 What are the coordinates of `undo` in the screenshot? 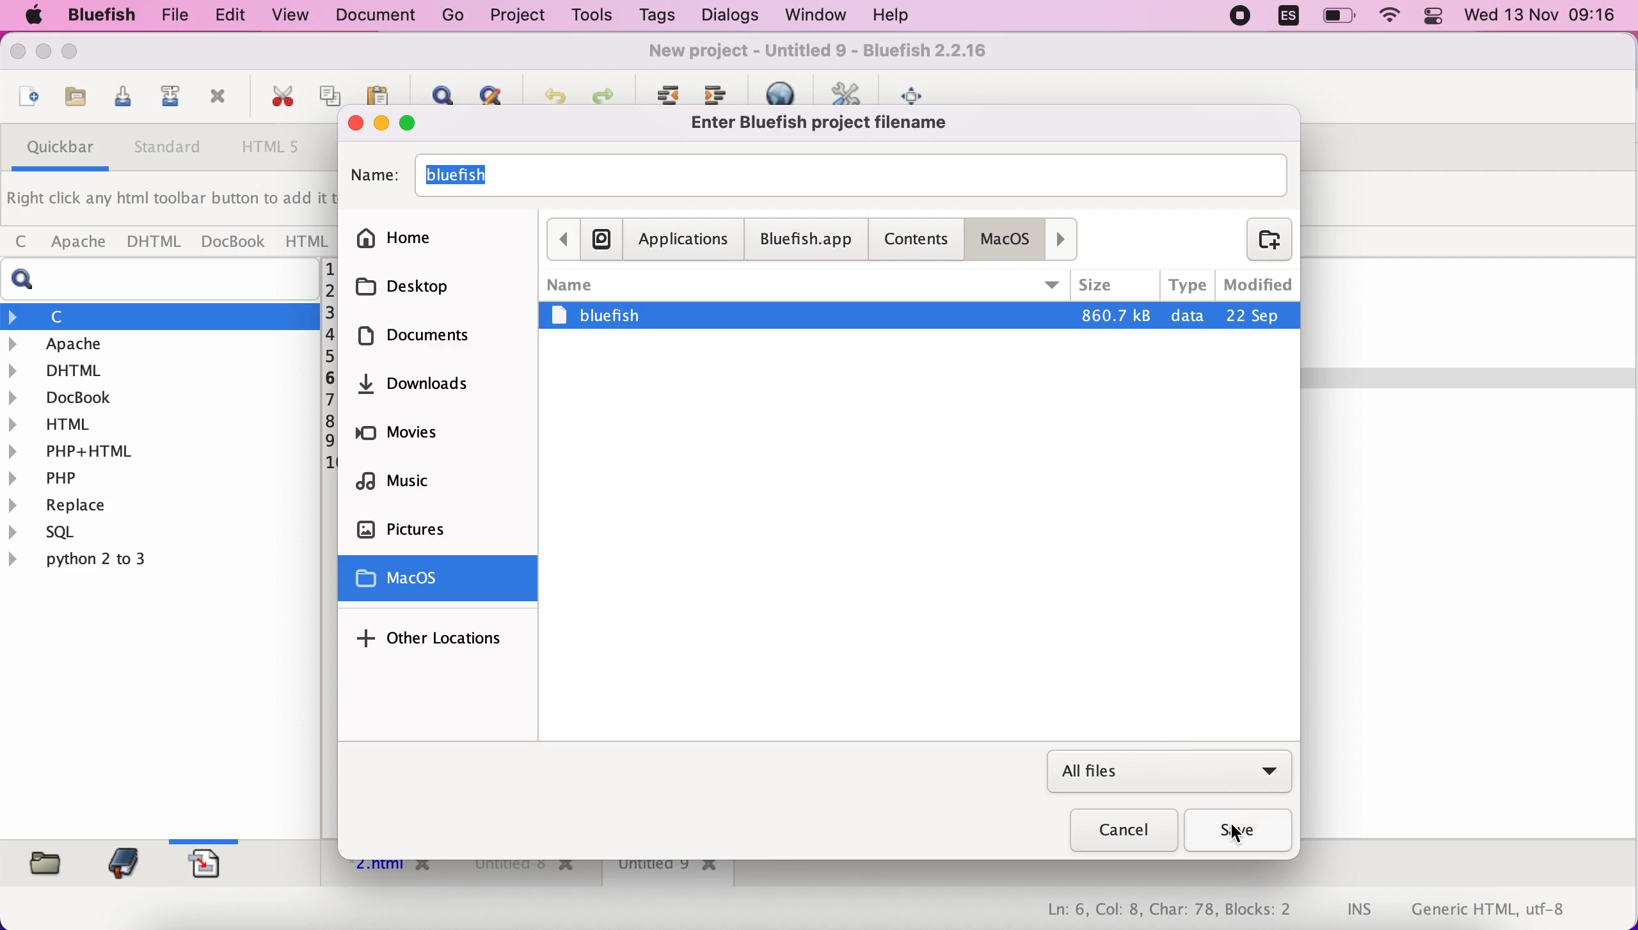 It's located at (549, 92).